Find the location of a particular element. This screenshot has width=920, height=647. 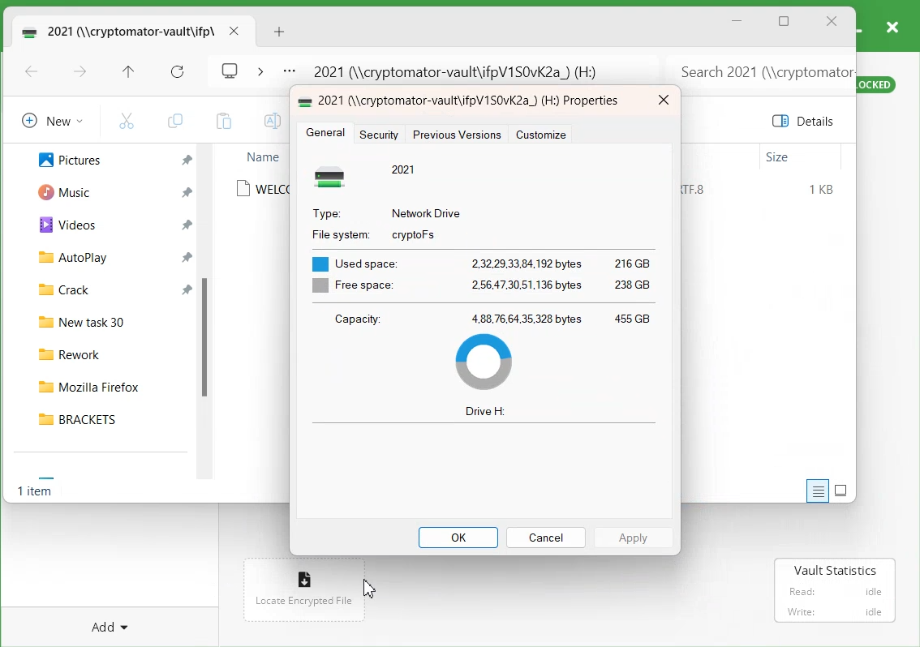

Pictures is located at coordinates (61, 158).